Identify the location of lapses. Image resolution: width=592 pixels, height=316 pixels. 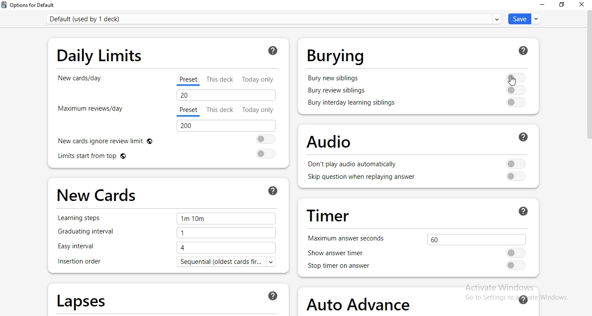
(82, 299).